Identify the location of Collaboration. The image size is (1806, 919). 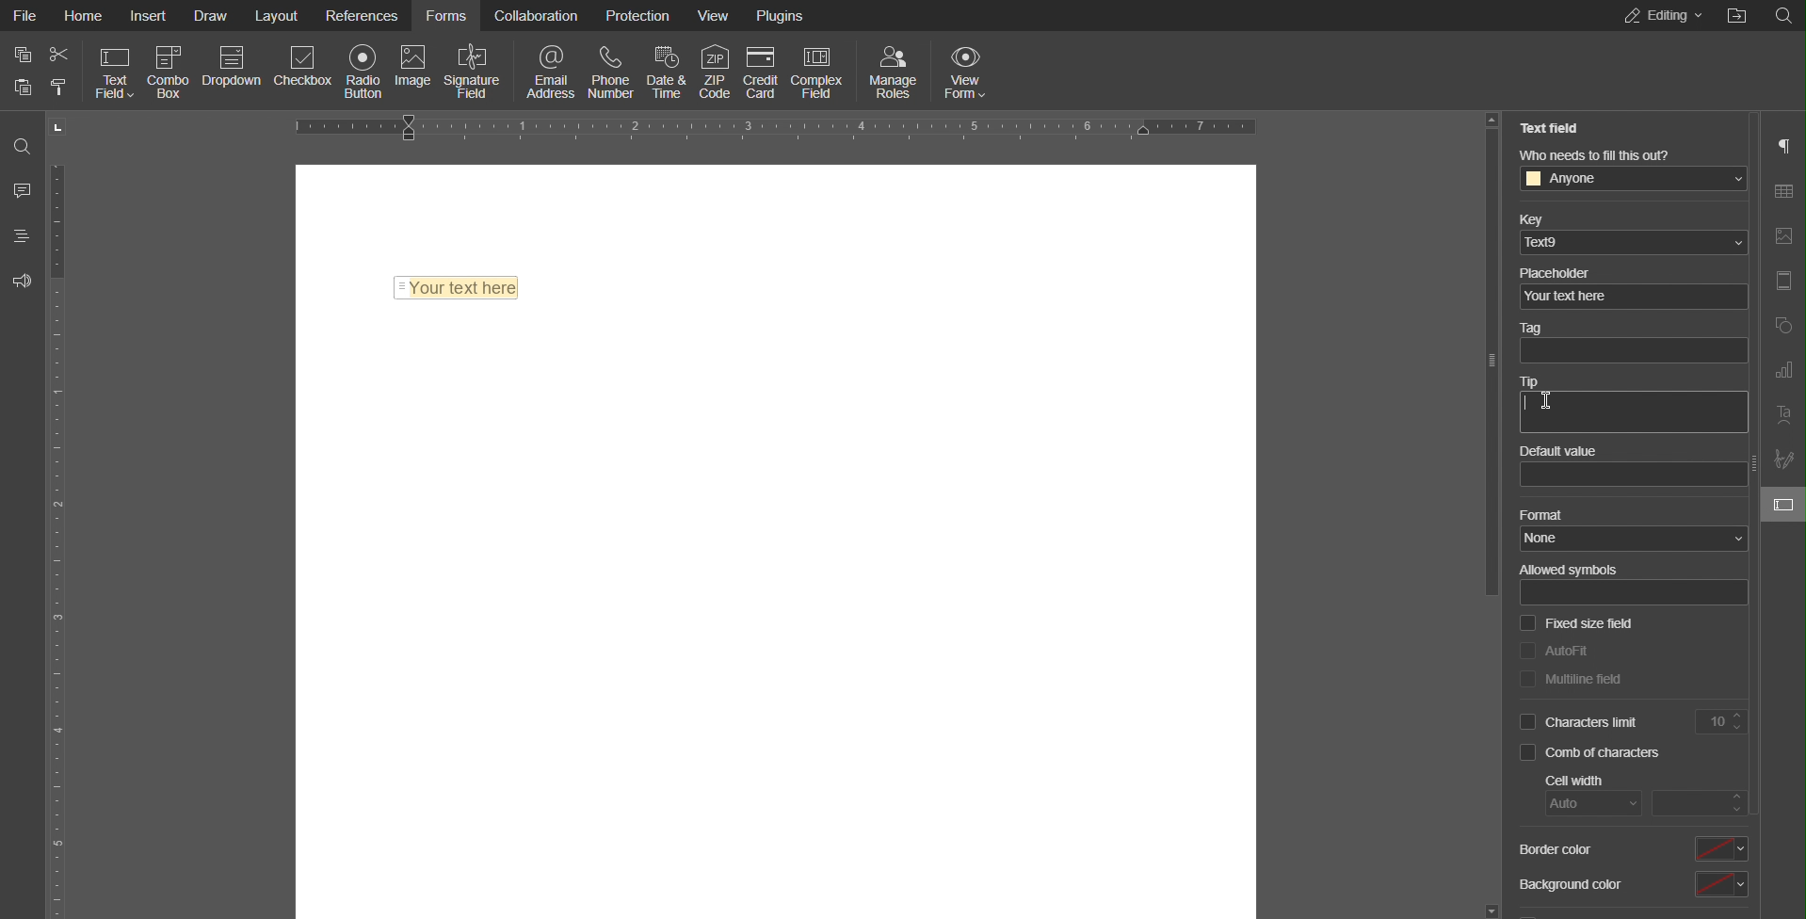
(537, 14).